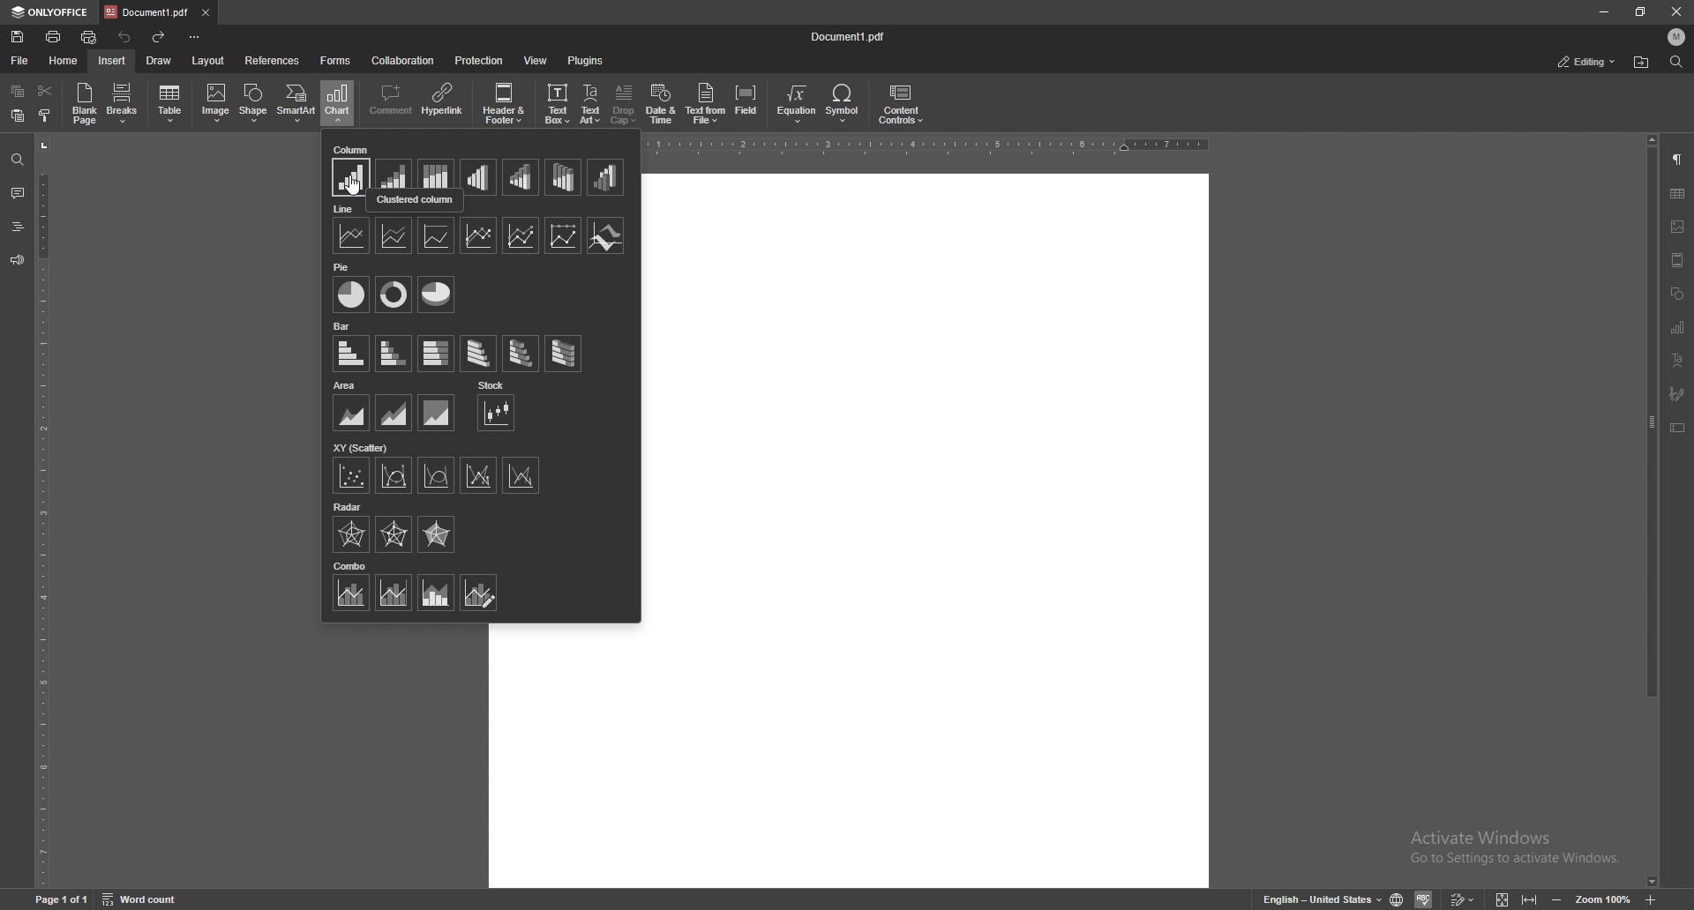 This screenshot has width=1694, height=910. Describe the element at coordinates (1643, 62) in the screenshot. I see `find location` at that location.